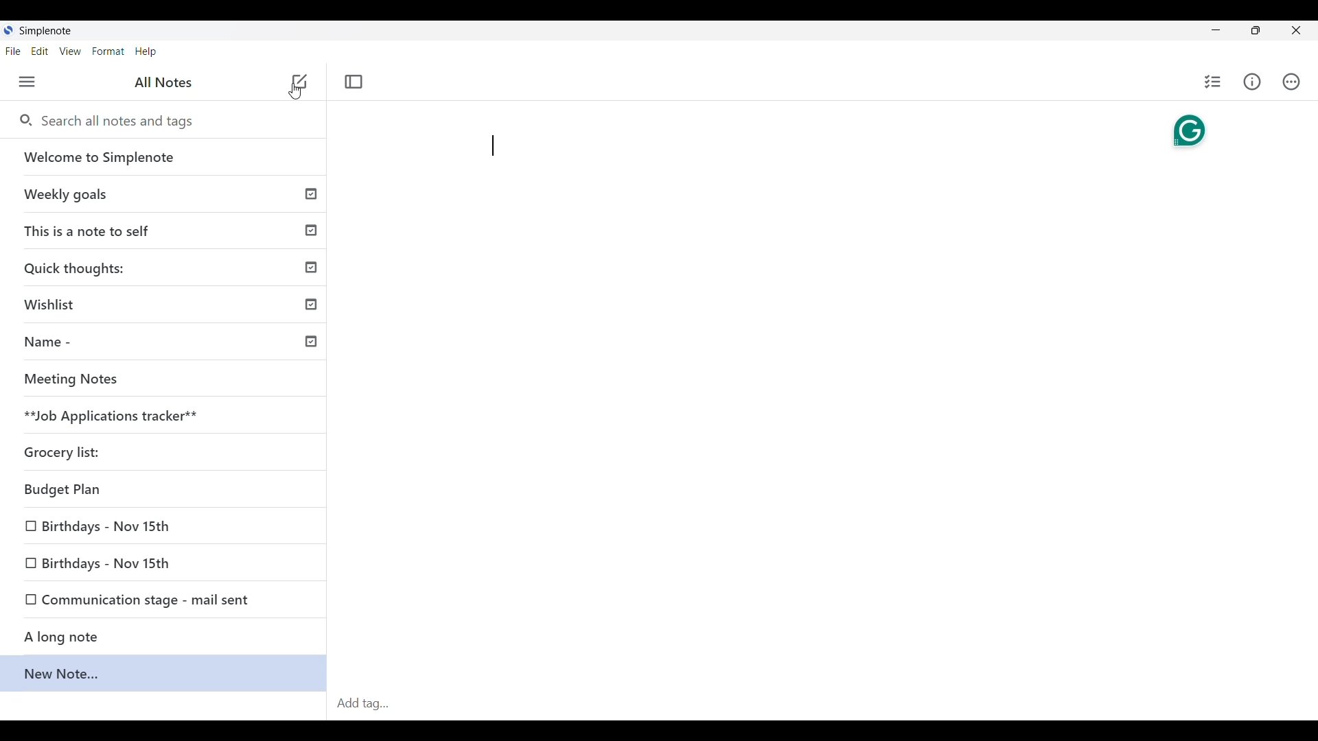  Describe the element at coordinates (1189, 131) in the screenshot. I see `Grammarly extension` at that location.